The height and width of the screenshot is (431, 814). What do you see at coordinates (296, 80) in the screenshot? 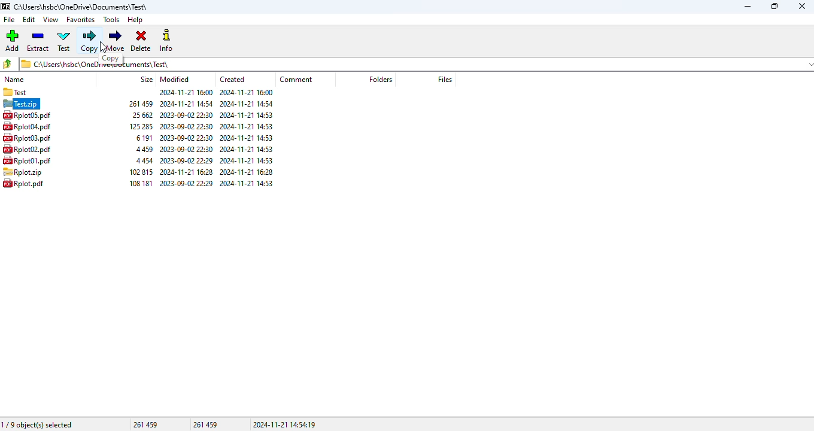
I see `comment` at bounding box center [296, 80].